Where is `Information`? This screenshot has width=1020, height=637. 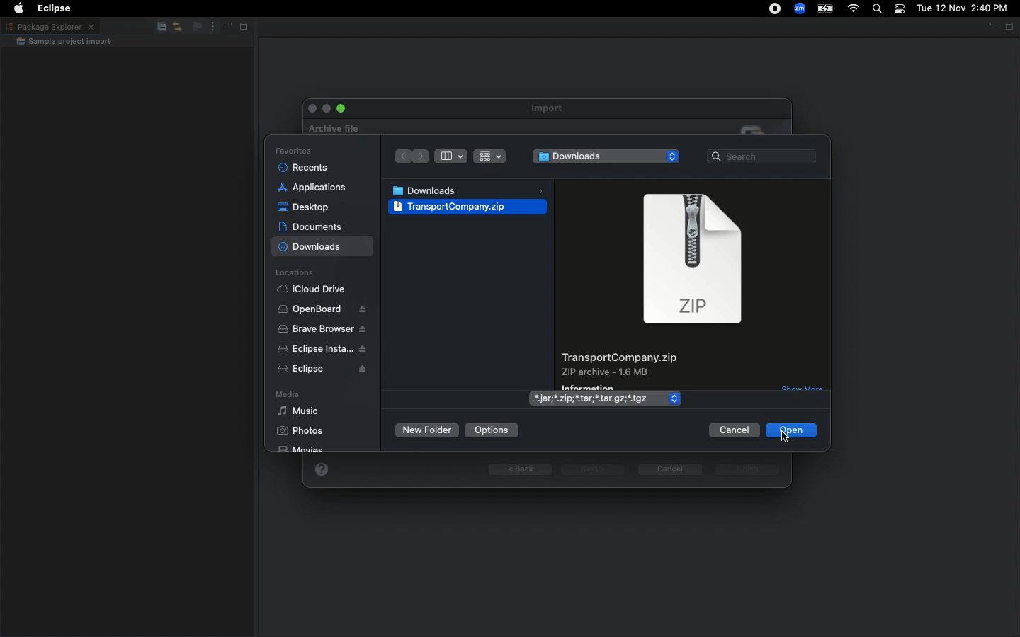
Information is located at coordinates (603, 385).